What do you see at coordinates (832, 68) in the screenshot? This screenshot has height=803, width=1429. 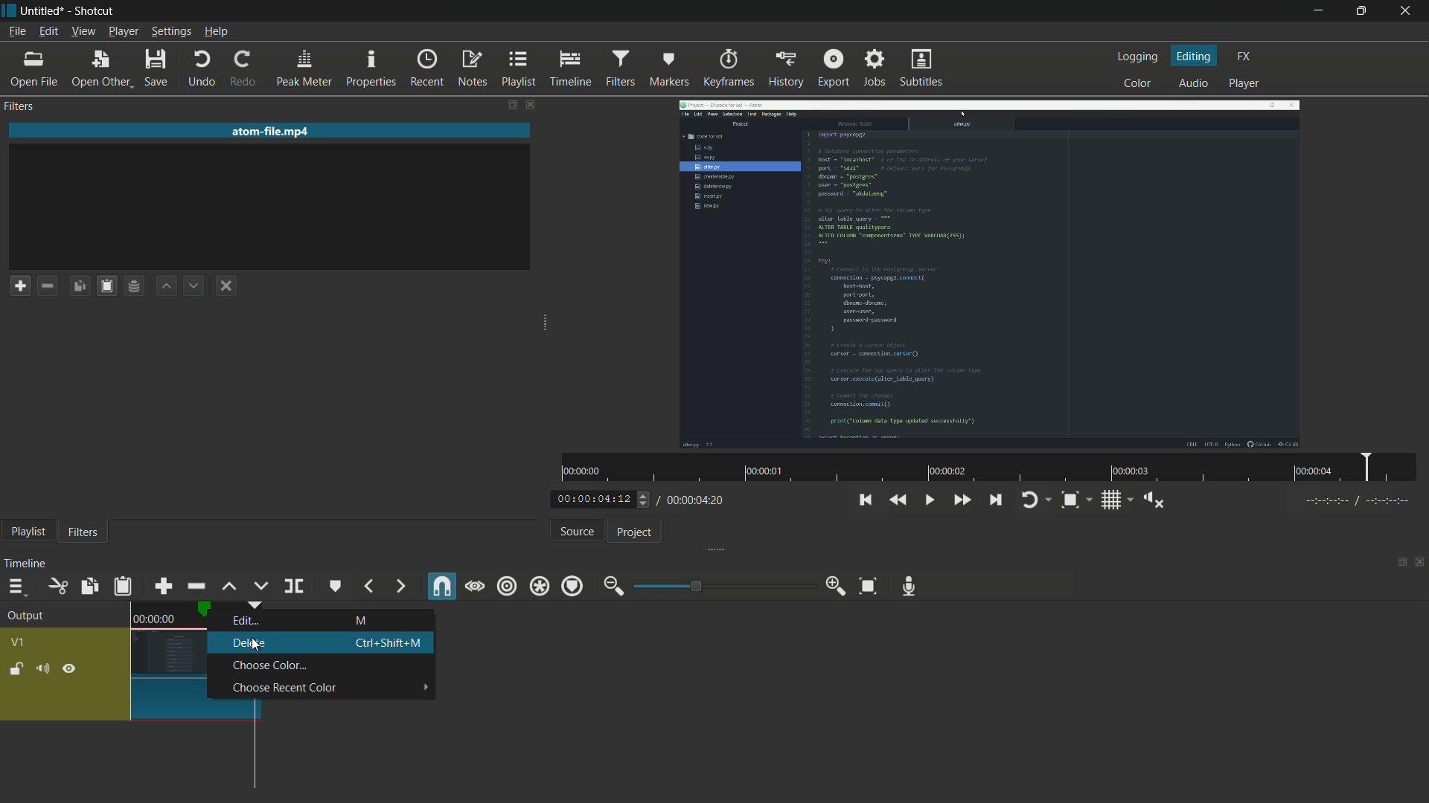 I see `export` at bounding box center [832, 68].